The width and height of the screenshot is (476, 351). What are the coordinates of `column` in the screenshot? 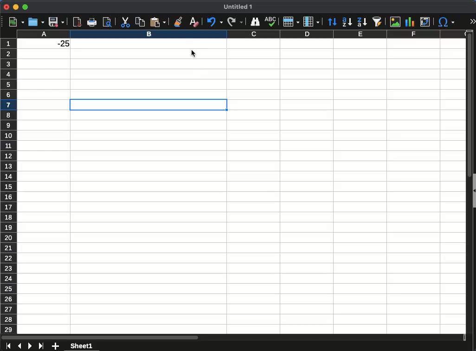 It's located at (311, 21).